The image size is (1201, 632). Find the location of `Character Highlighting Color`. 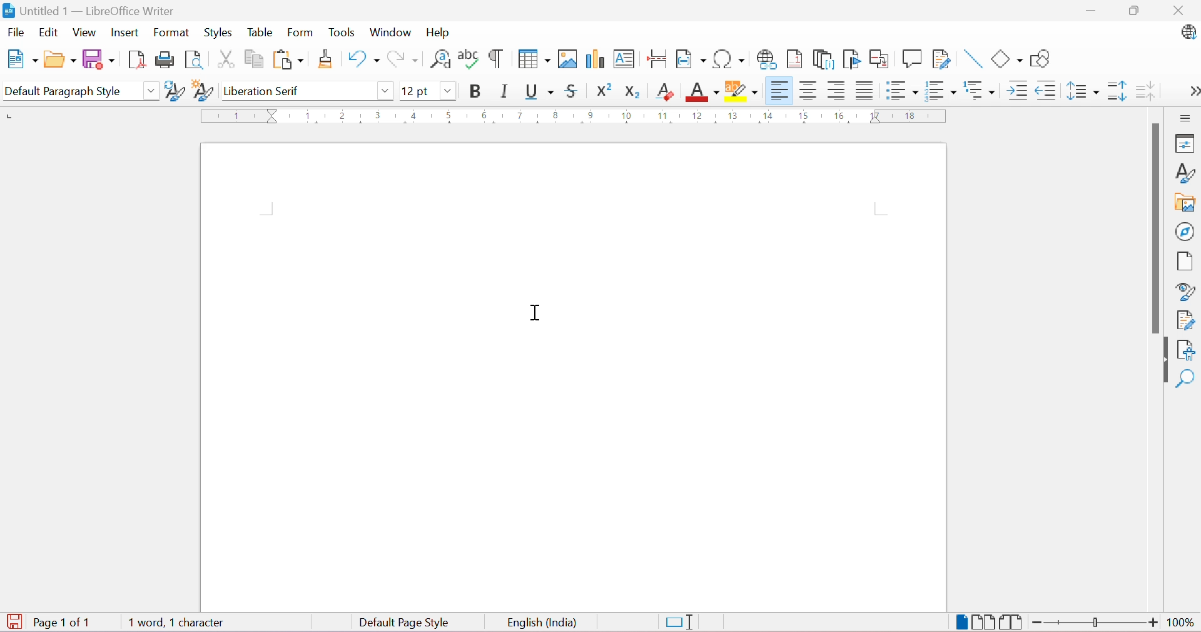

Character Highlighting Color is located at coordinates (741, 92).